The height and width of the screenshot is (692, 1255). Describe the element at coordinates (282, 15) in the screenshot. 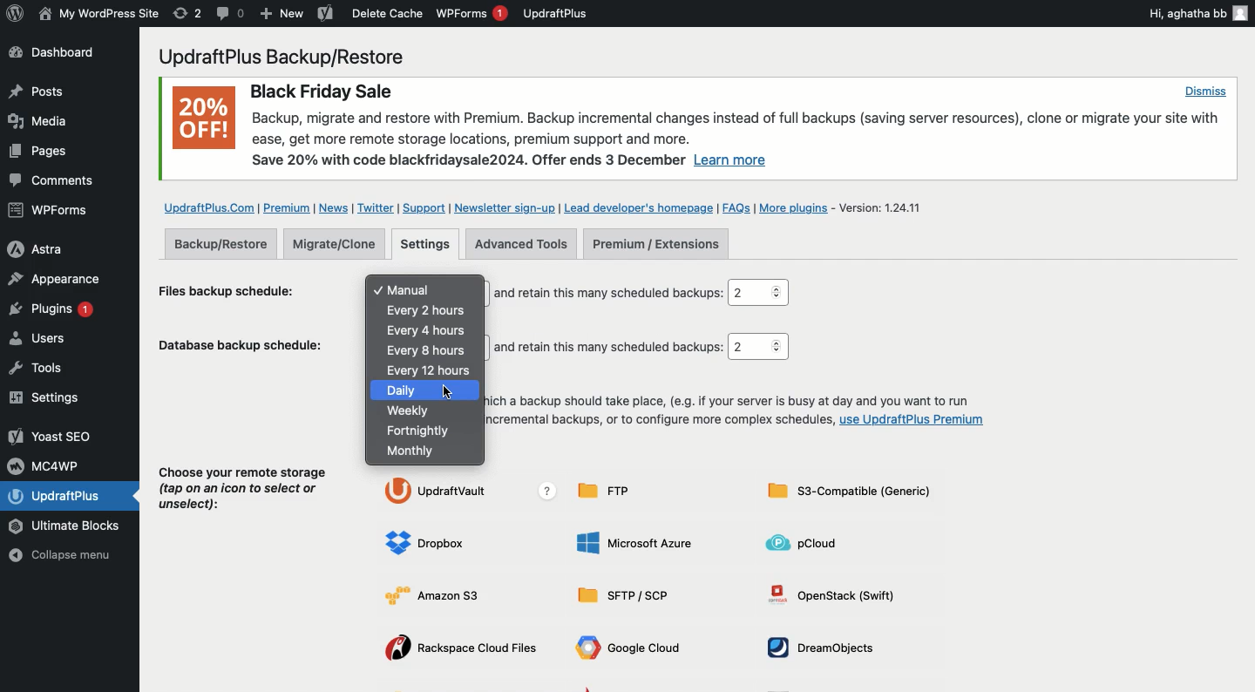

I see `New` at that location.